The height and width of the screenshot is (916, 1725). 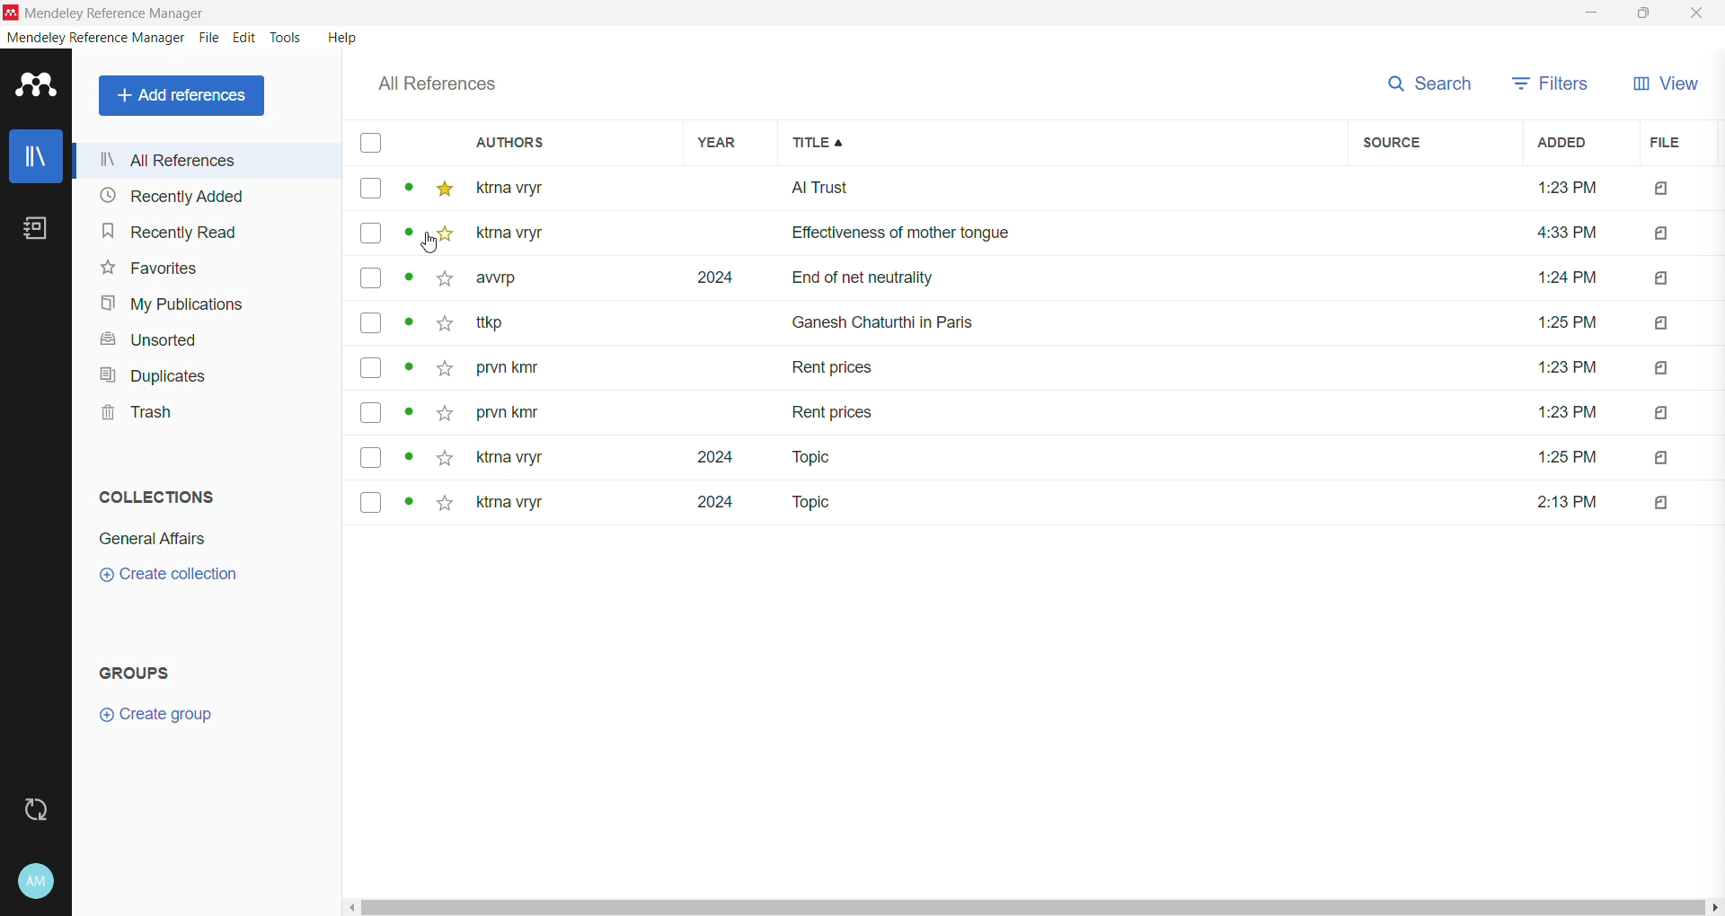 What do you see at coordinates (211, 38) in the screenshot?
I see `File` at bounding box center [211, 38].